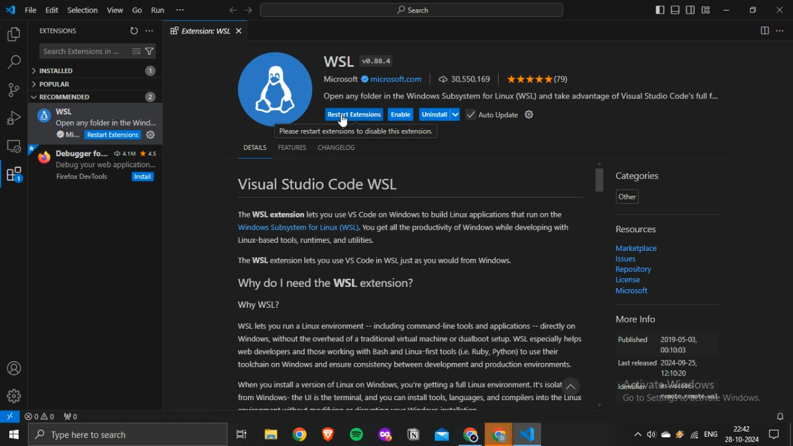  Describe the element at coordinates (410, 346) in the screenshot. I see `WSL lets you run a Linux environment -- including command-line tools and applications -- directly on
‘Windows, without the overhead of a traditional virtual machine or dualboot setup. WSL especially helps.
‘web developers and those working with Bash and Linux-first tools (i. Ruby, Python) to use their
‘tookhain on Windows and ensure consistency between development and production environments.` at that location.